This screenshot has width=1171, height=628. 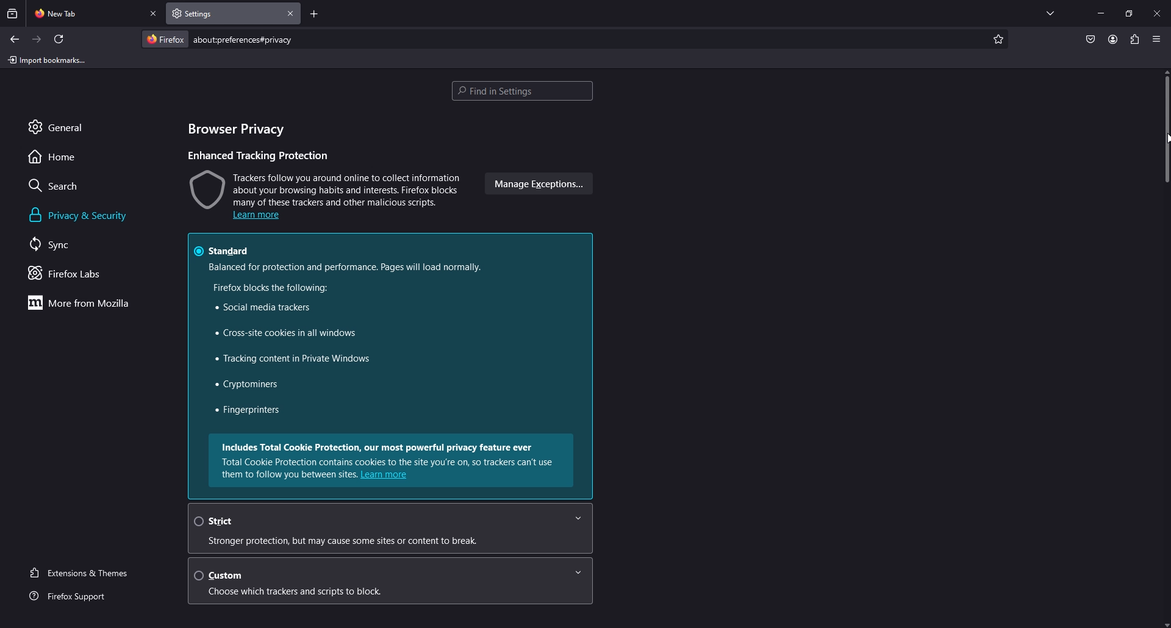 What do you see at coordinates (248, 411) in the screenshot?
I see `« Fingerprinters` at bounding box center [248, 411].